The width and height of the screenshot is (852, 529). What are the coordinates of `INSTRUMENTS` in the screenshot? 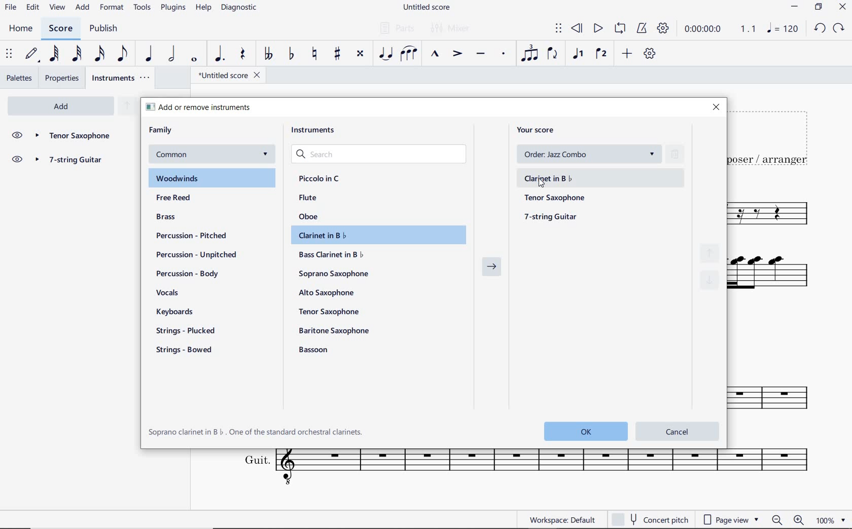 It's located at (122, 78).